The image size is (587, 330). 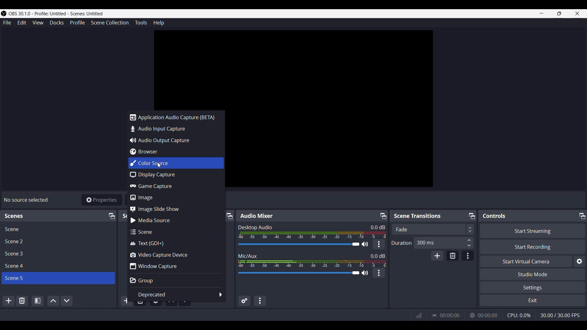 What do you see at coordinates (111, 215) in the screenshot?
I see `Maximize` at bounding box center [111, 215].